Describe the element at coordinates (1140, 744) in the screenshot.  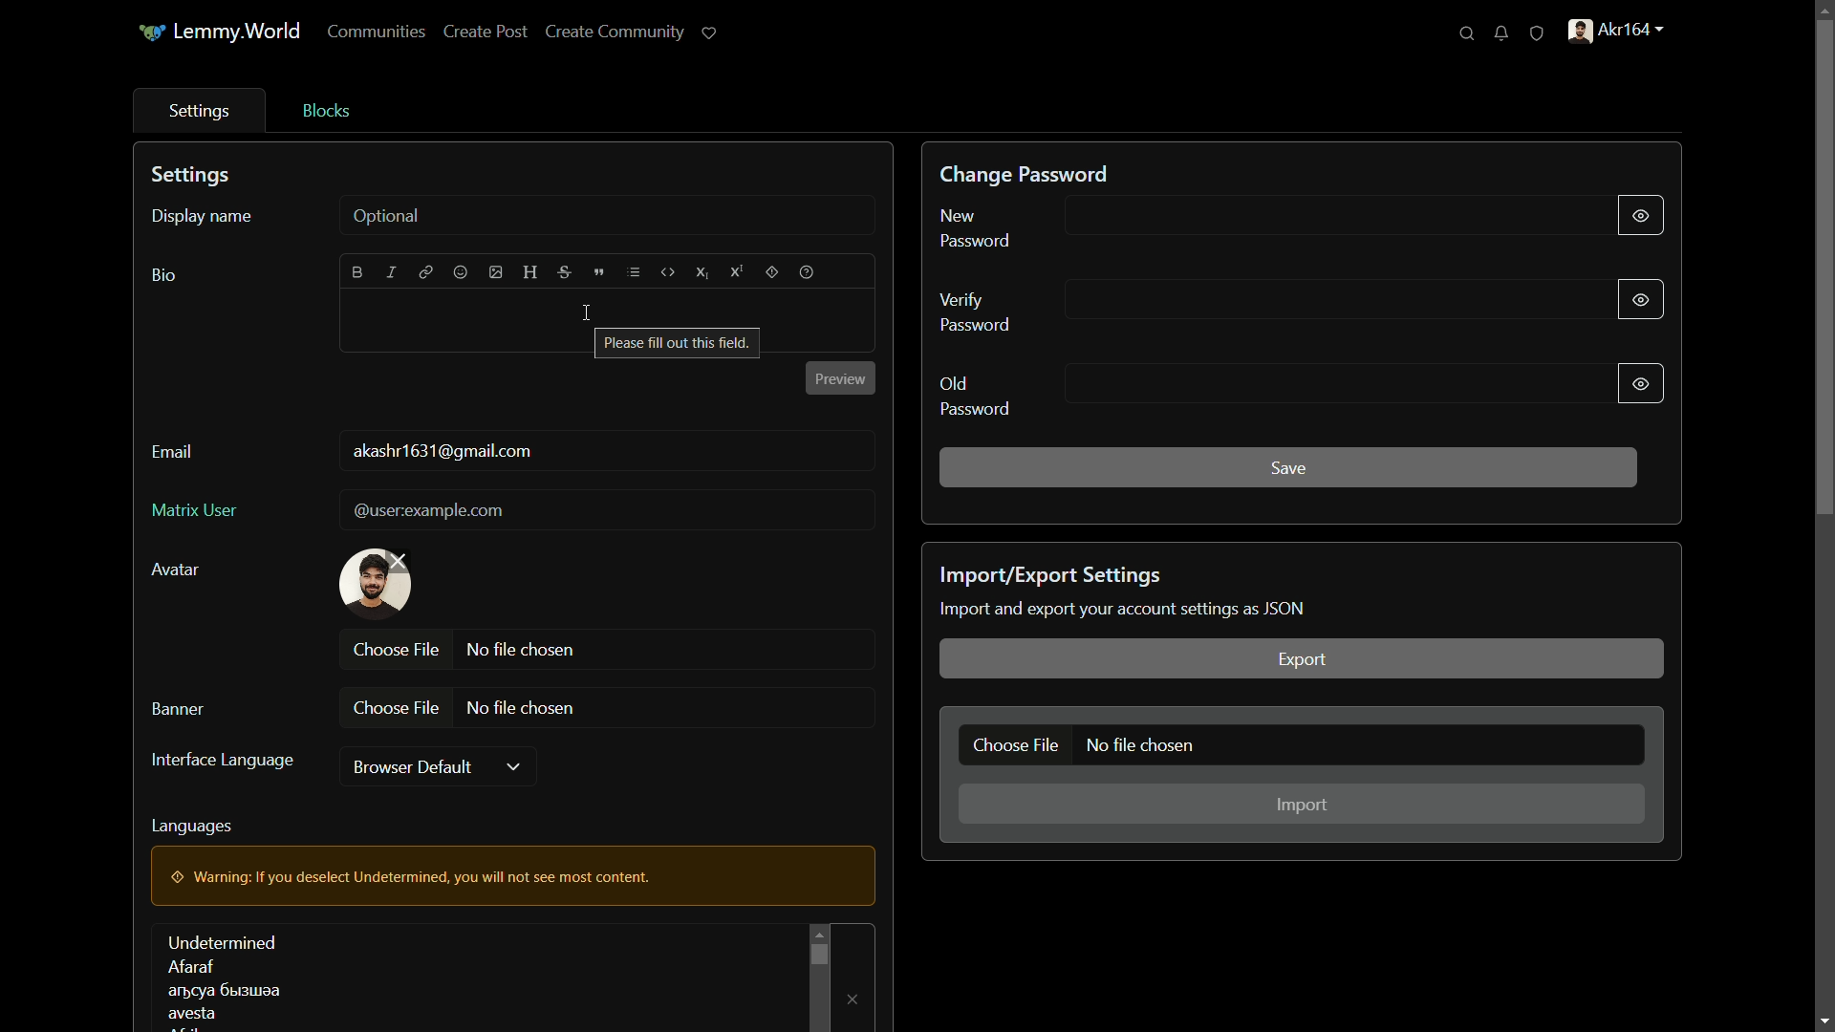
I see `no file chosen` at that location.